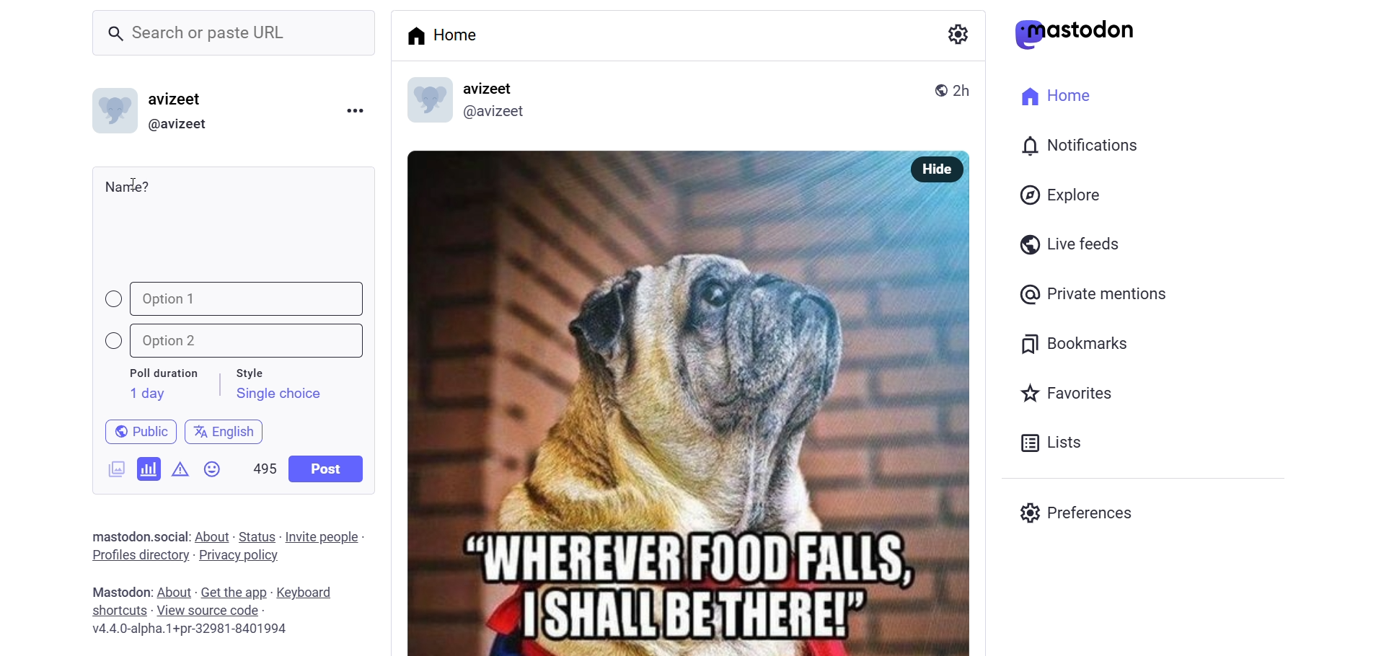 The width and height of the screenshot is (1376, 656). What do you see at coordinates (234, 33) in the screenshot?
I see `Search or paste URL` at bounding box center [234, 33].